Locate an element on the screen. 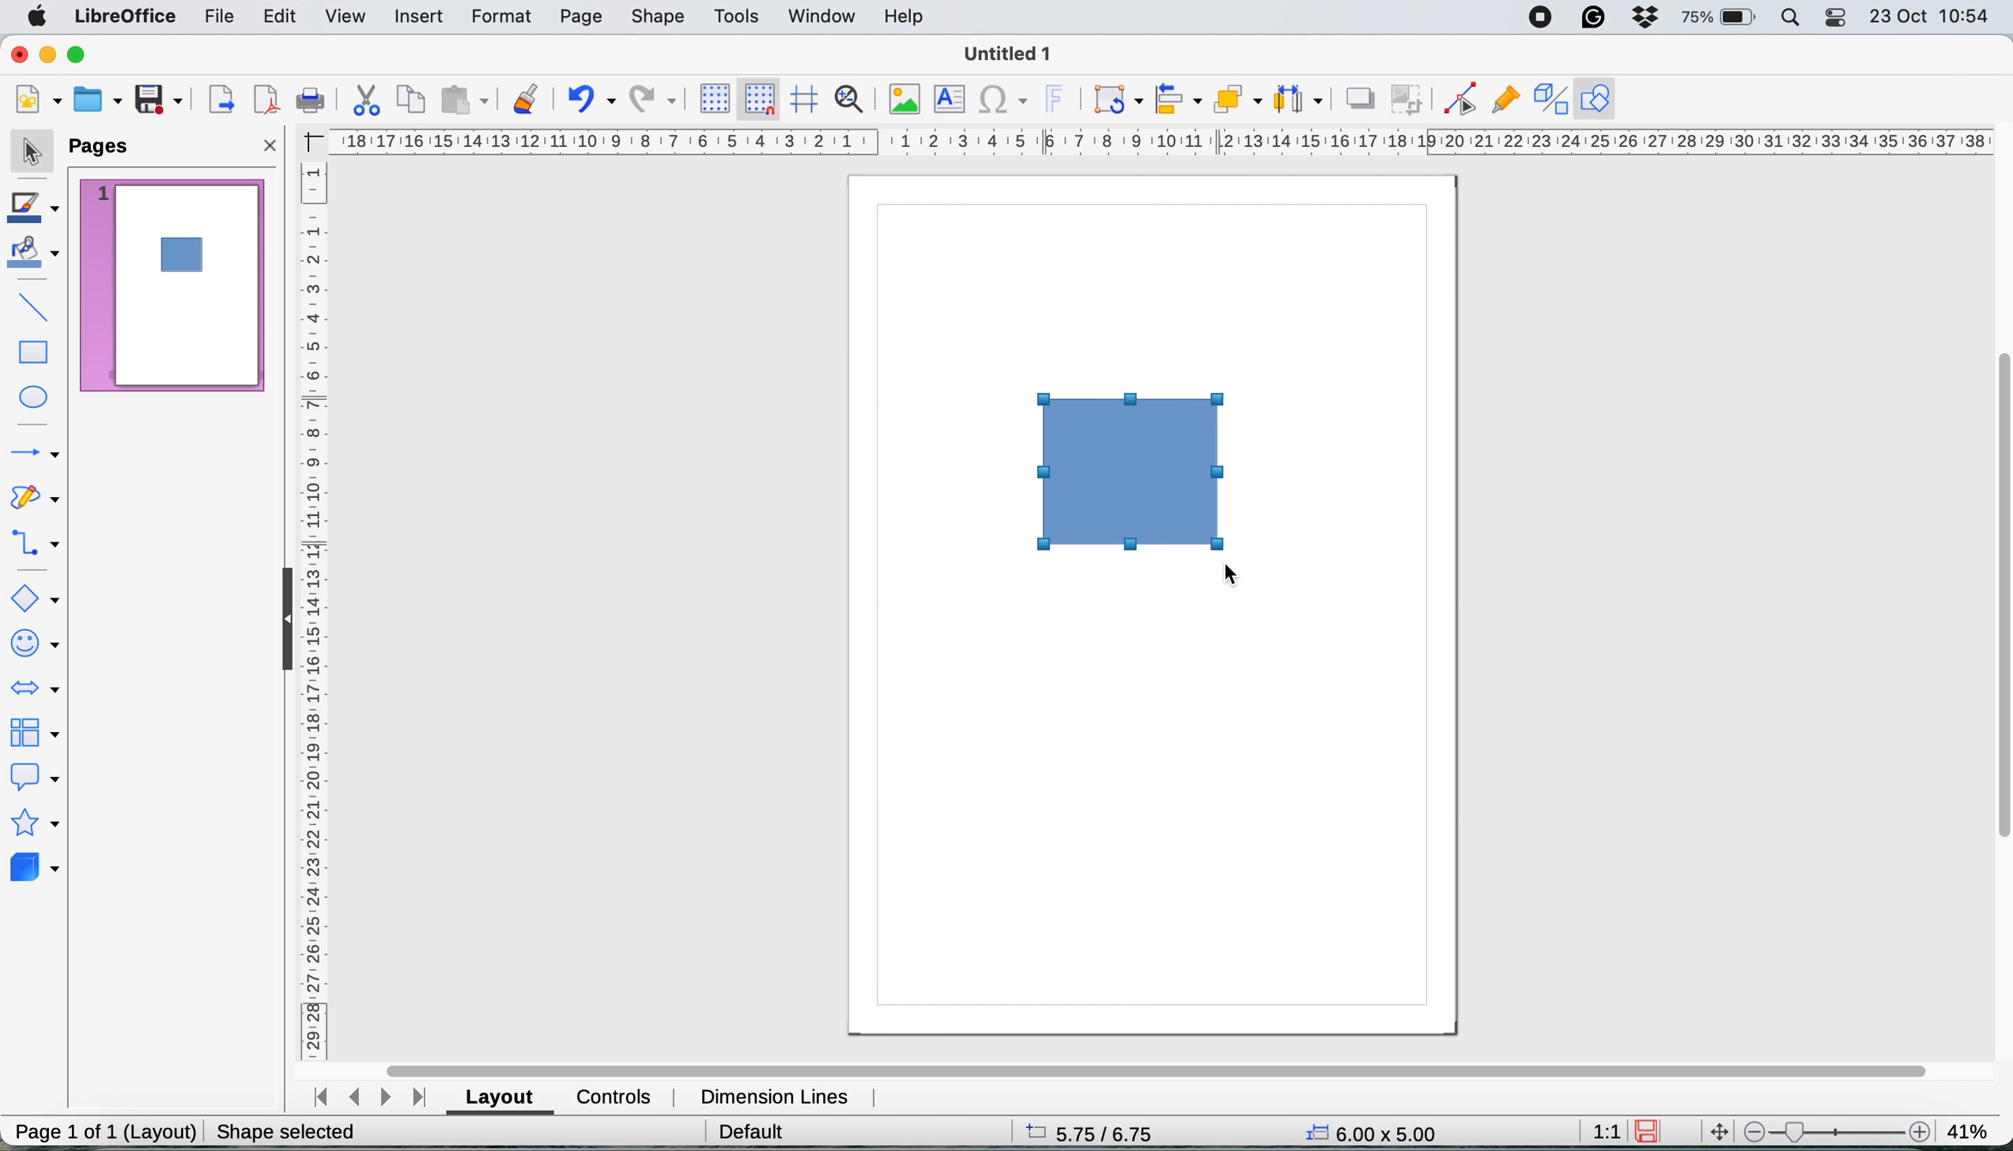 This screenshot has width=2013, height=1151. 1:1 is located at coordinates (1604, 1129).